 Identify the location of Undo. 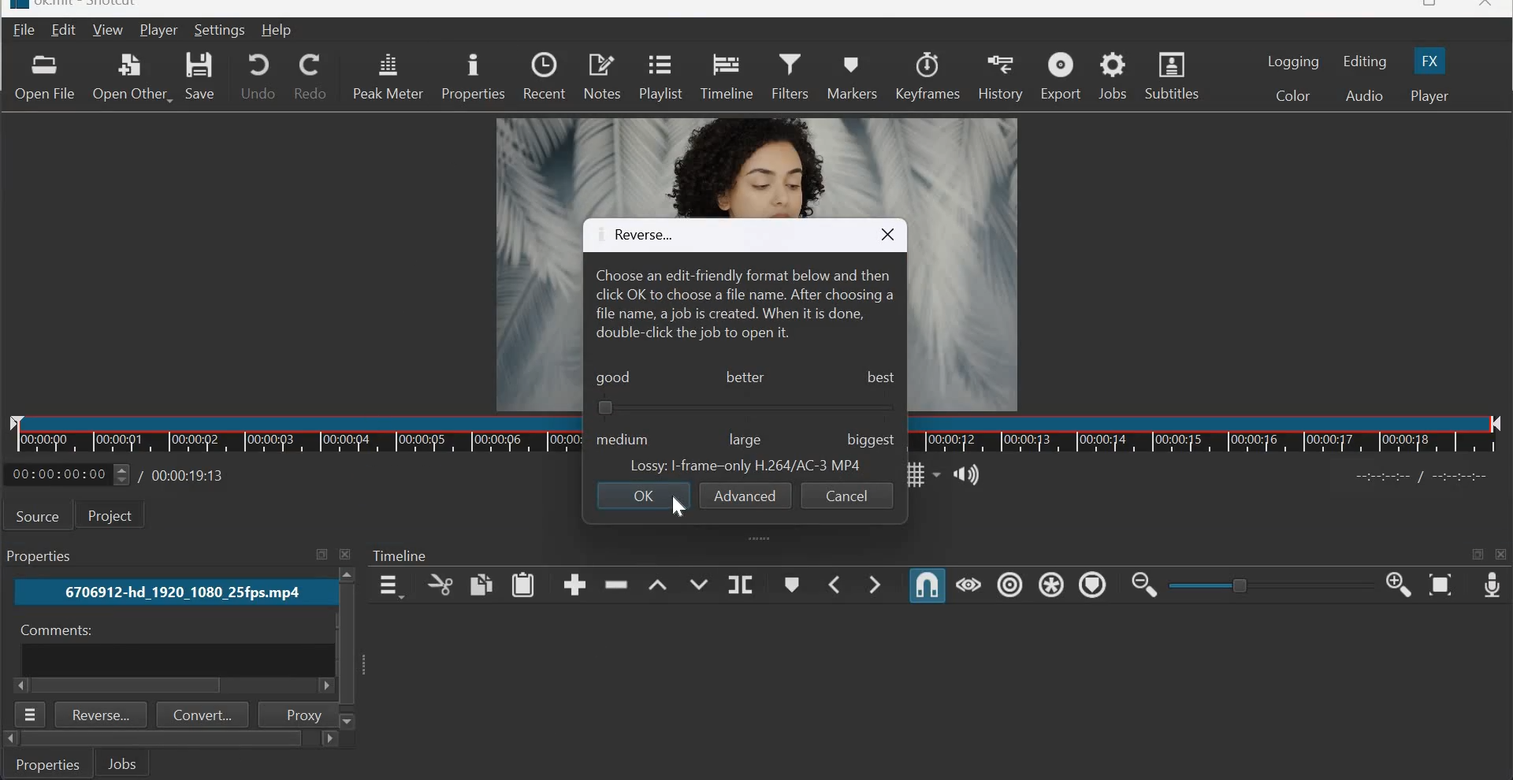
(258, 75).